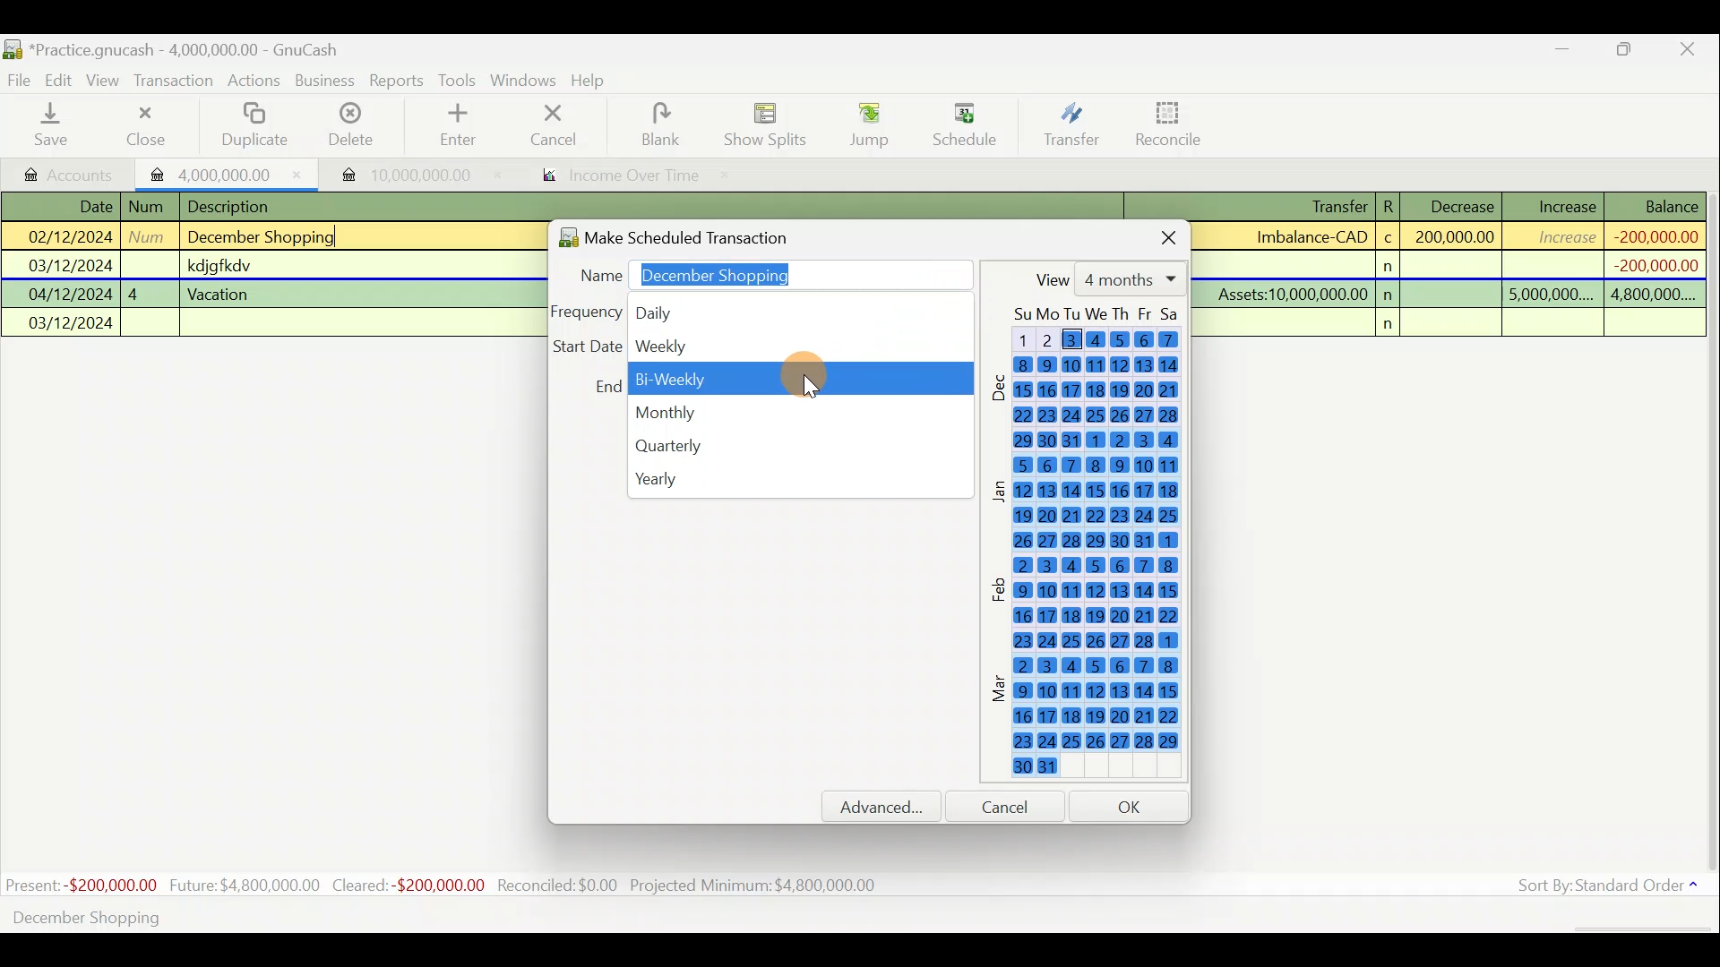 The width and height of the screenshot is (1720, 967). What do you see at coordinates (787, 445) in the screenshot?
I see `Quarterly` at bounding box center [787, 445].